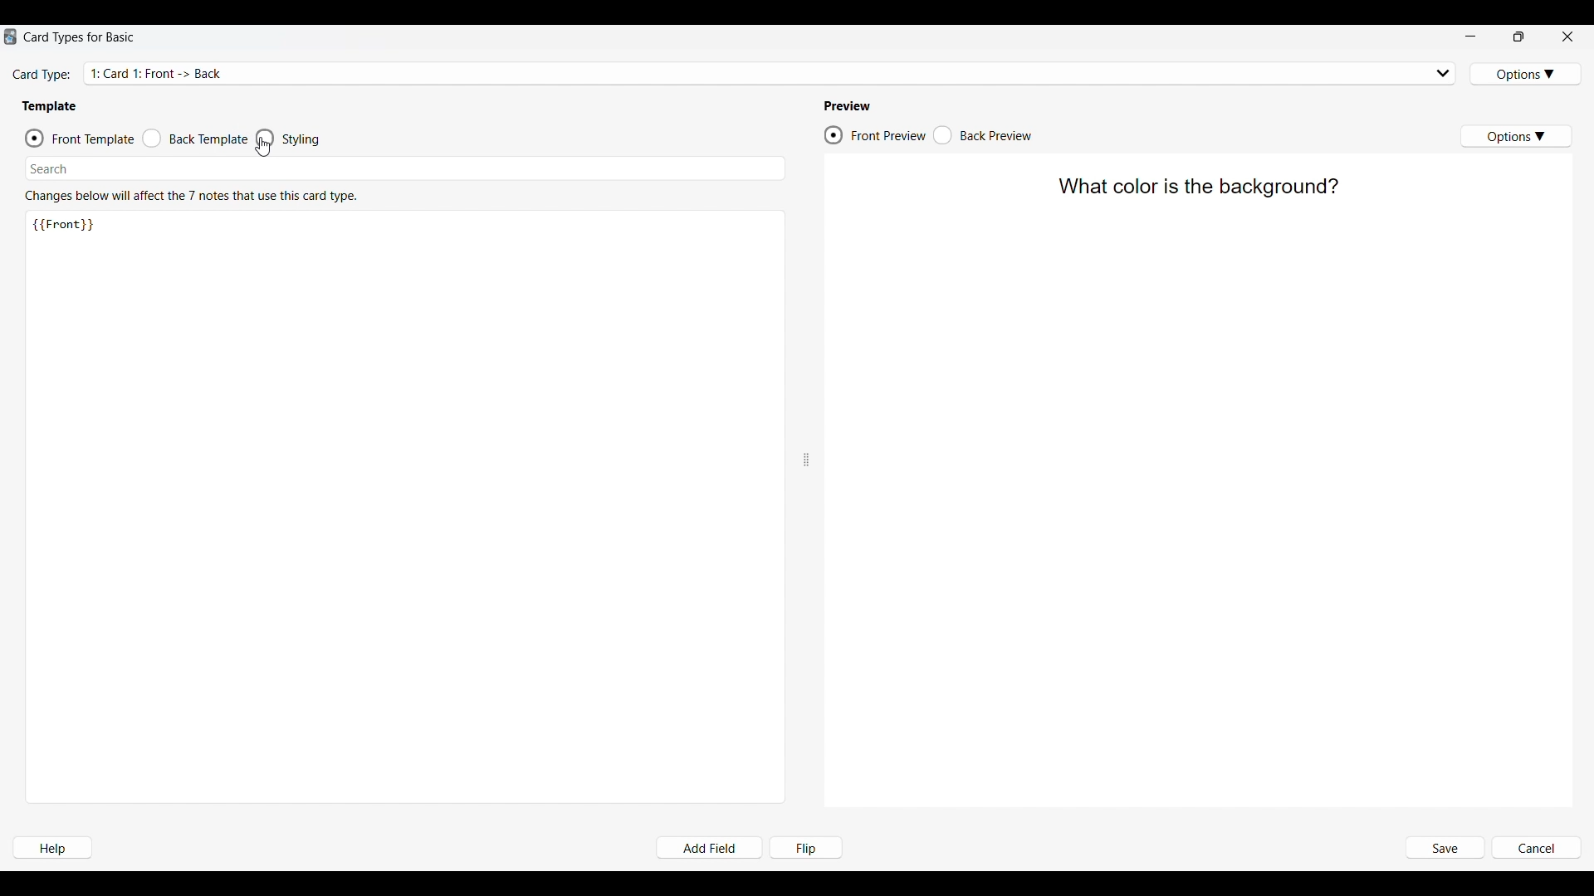  I want to click on Indicates card type setting, so click(42, 75).